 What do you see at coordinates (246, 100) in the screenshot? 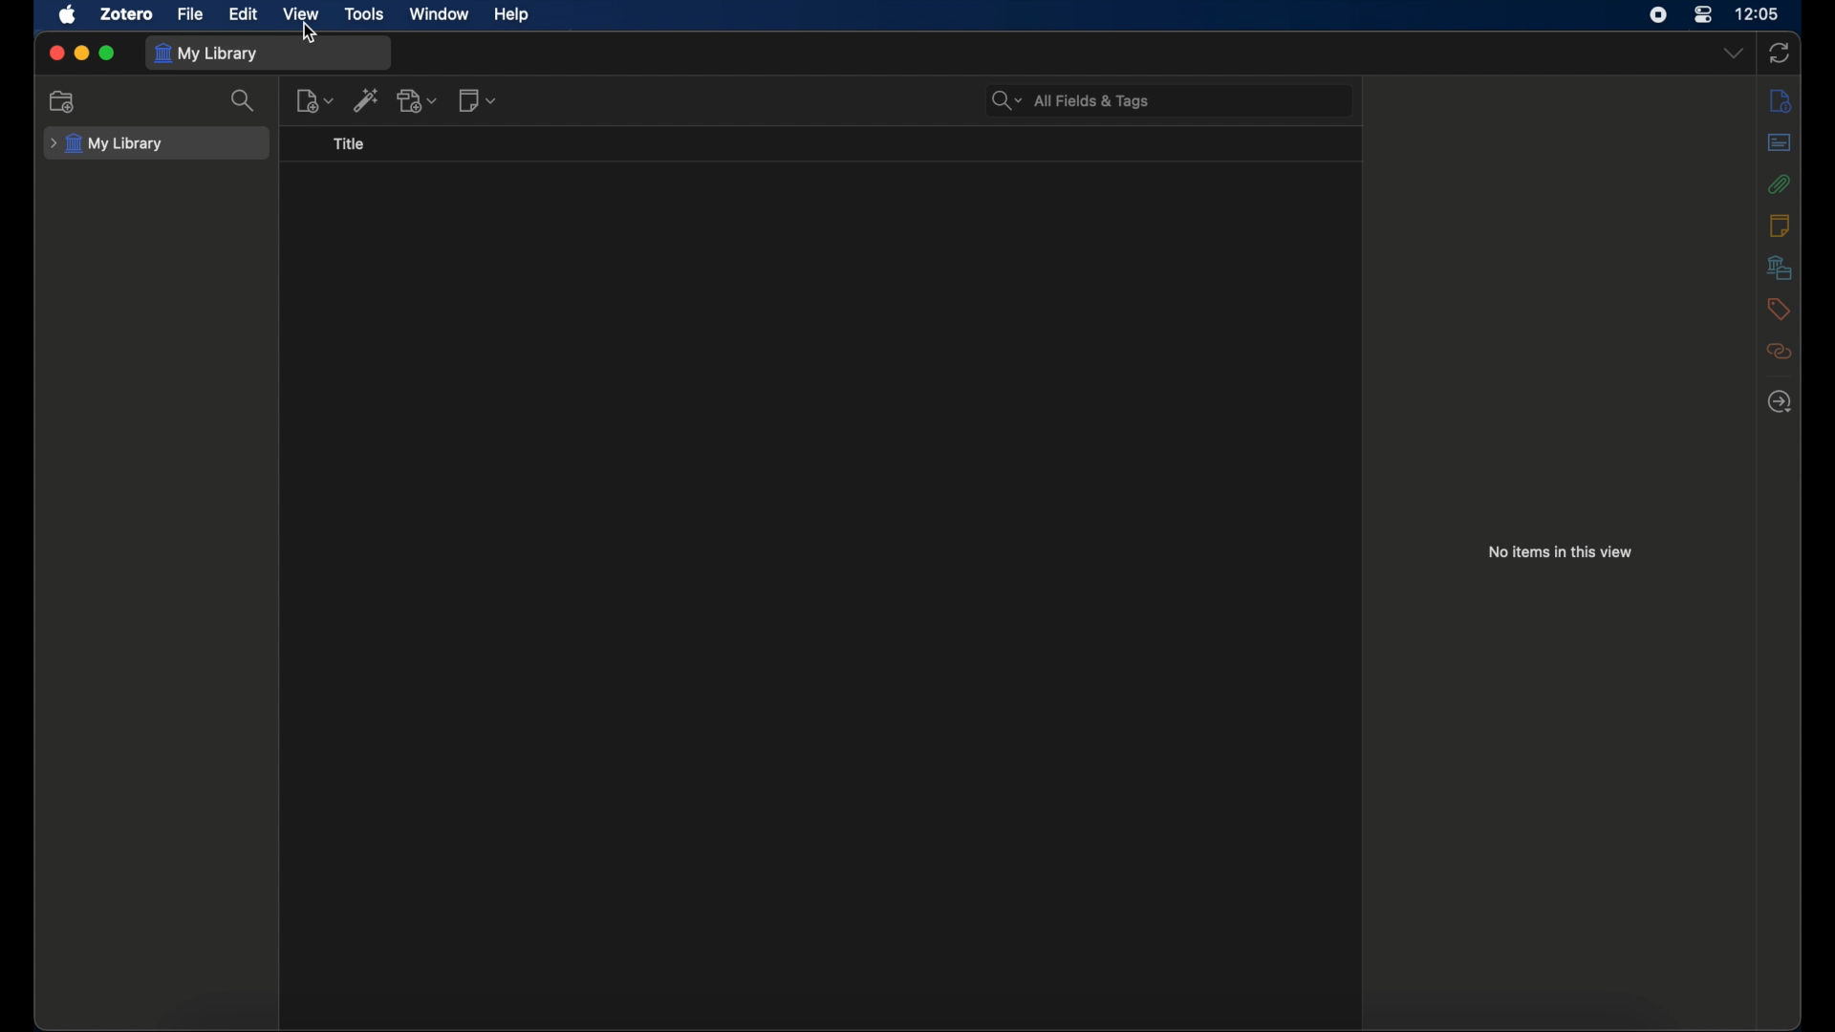
I see `search` at bounding box center [246, 100].